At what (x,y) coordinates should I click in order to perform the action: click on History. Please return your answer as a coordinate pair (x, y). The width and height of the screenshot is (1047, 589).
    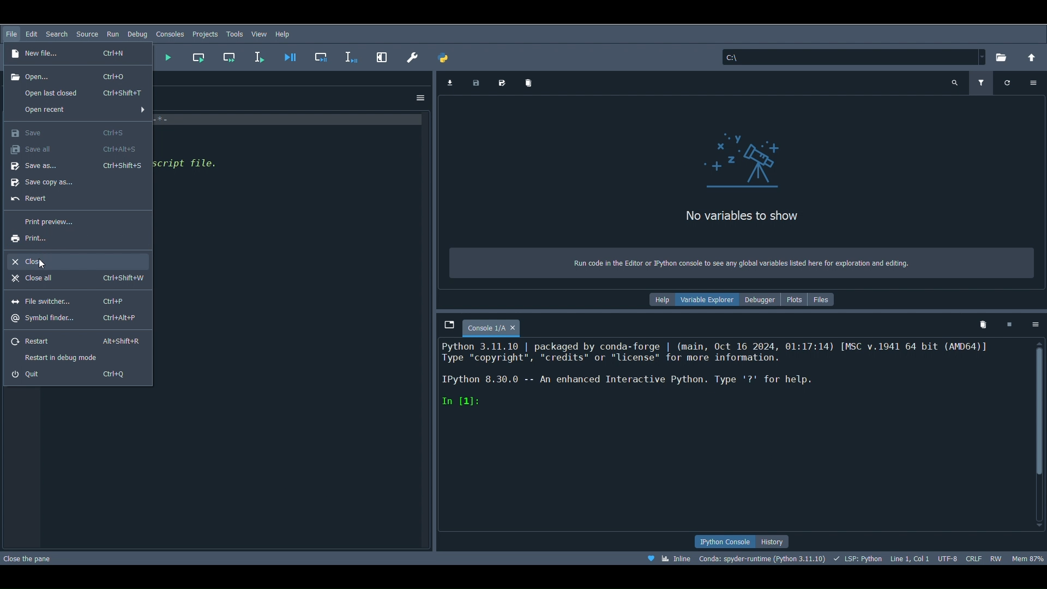
    Looking at the image, I should click on (773, 542).